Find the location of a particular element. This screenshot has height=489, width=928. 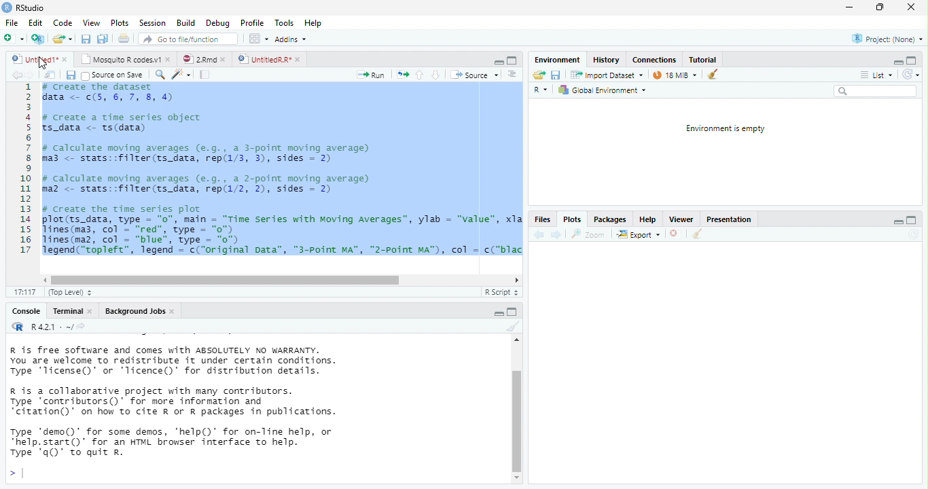

Run is located at coordinates (372, 75).